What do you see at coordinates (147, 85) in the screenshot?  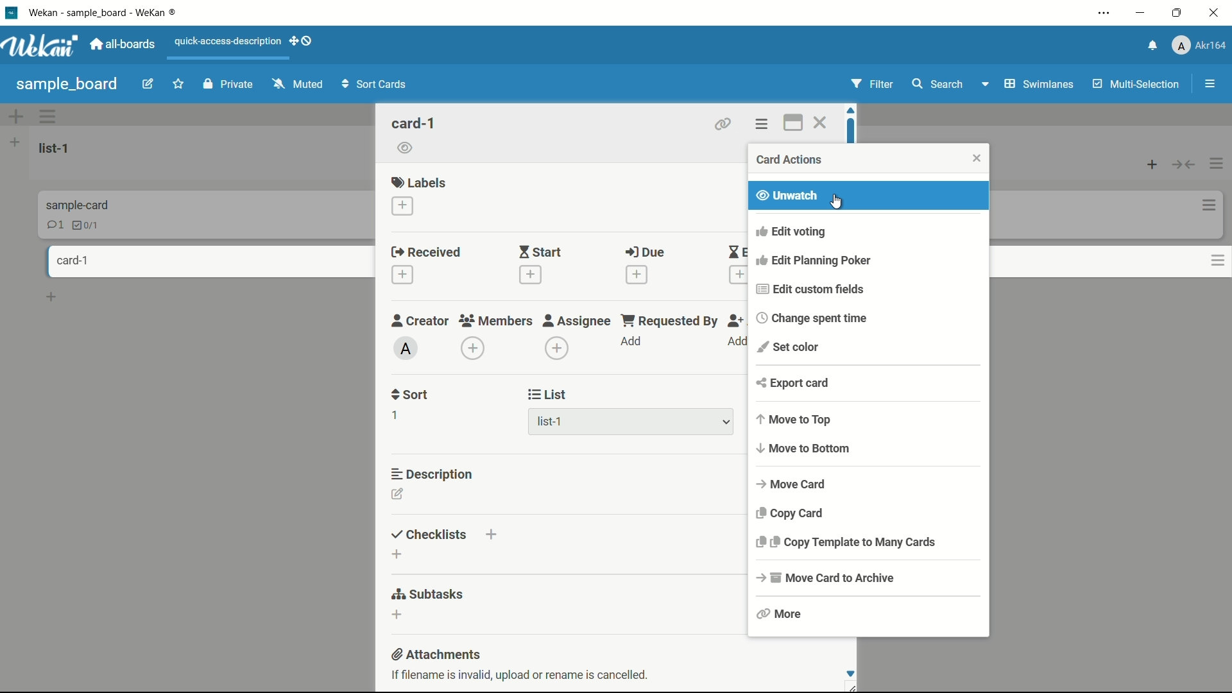 I see `edit` at bounding box center [147, 85].